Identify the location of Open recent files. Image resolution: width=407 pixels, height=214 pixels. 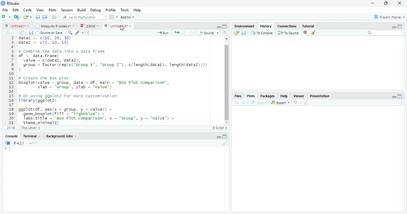
(31, 17).